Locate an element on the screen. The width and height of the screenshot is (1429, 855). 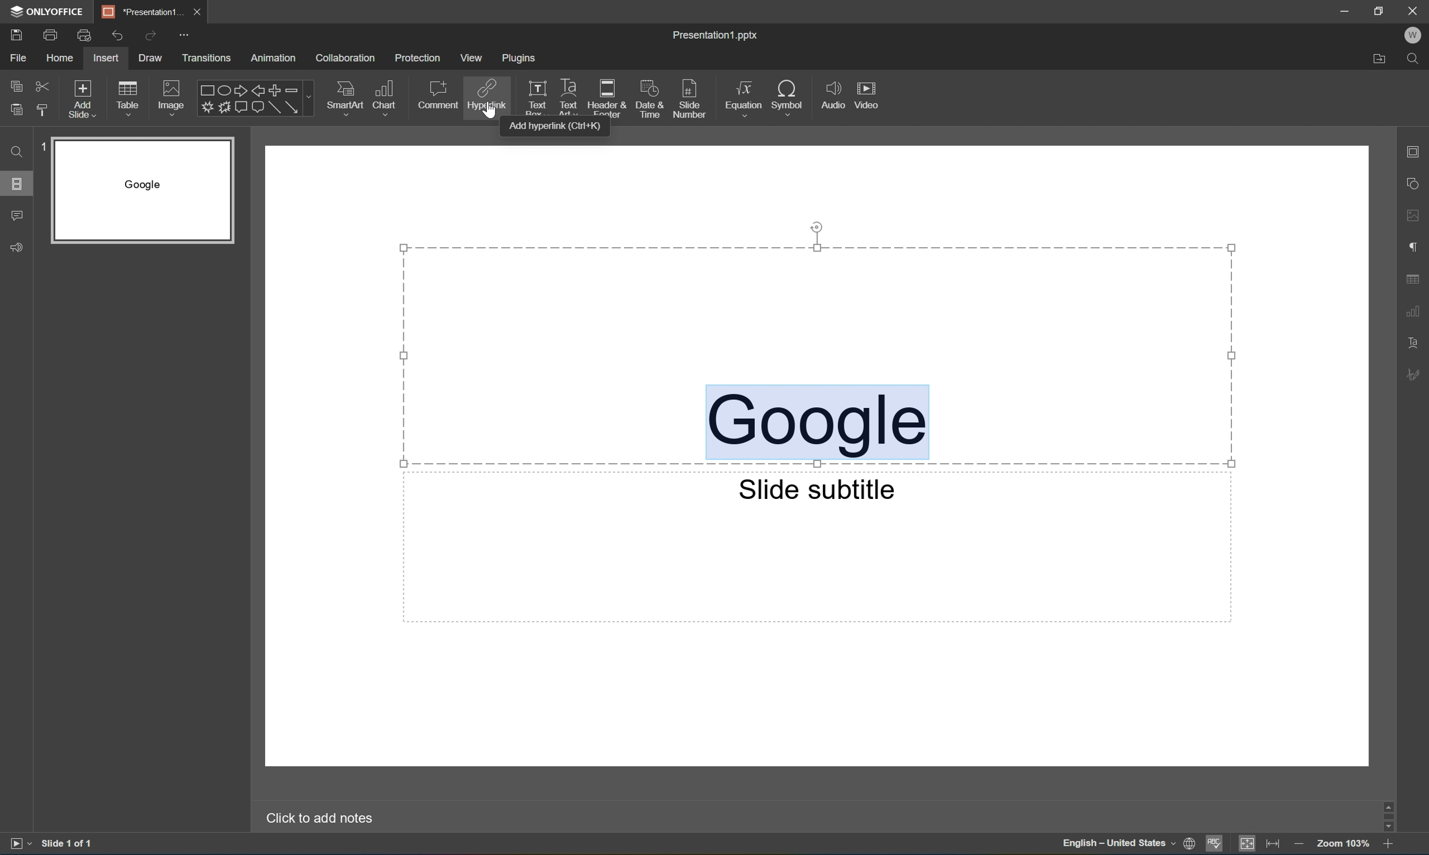
Image is located at coordinates (173, 98).